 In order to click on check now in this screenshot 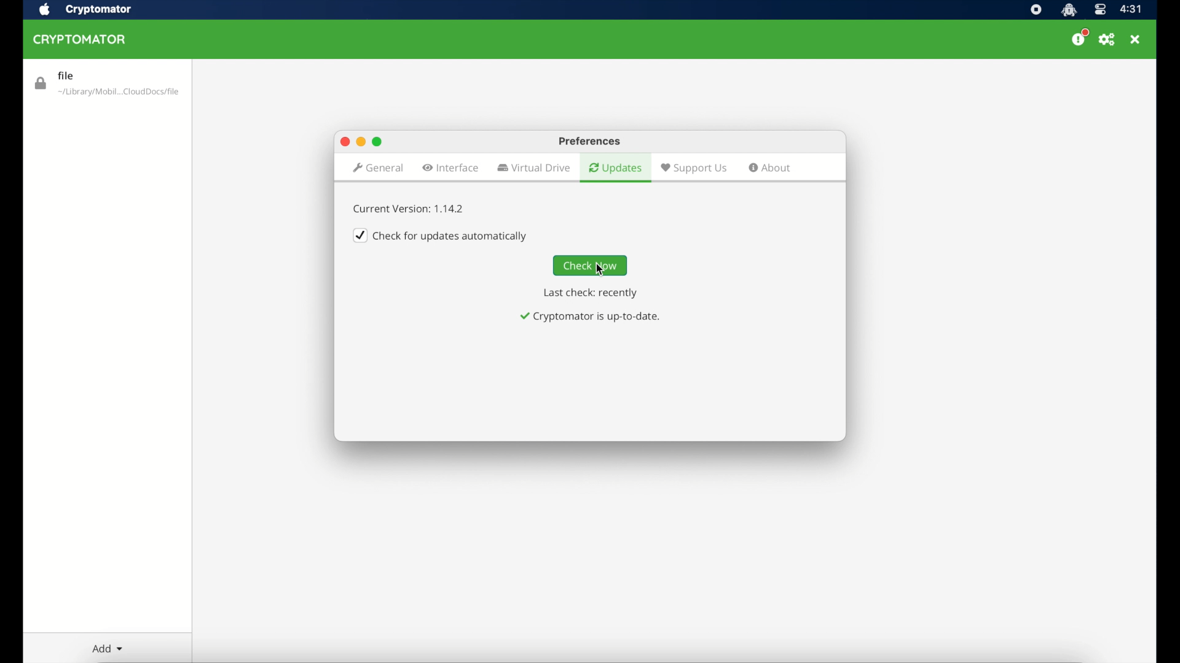, I will do `click(591, 266)`.